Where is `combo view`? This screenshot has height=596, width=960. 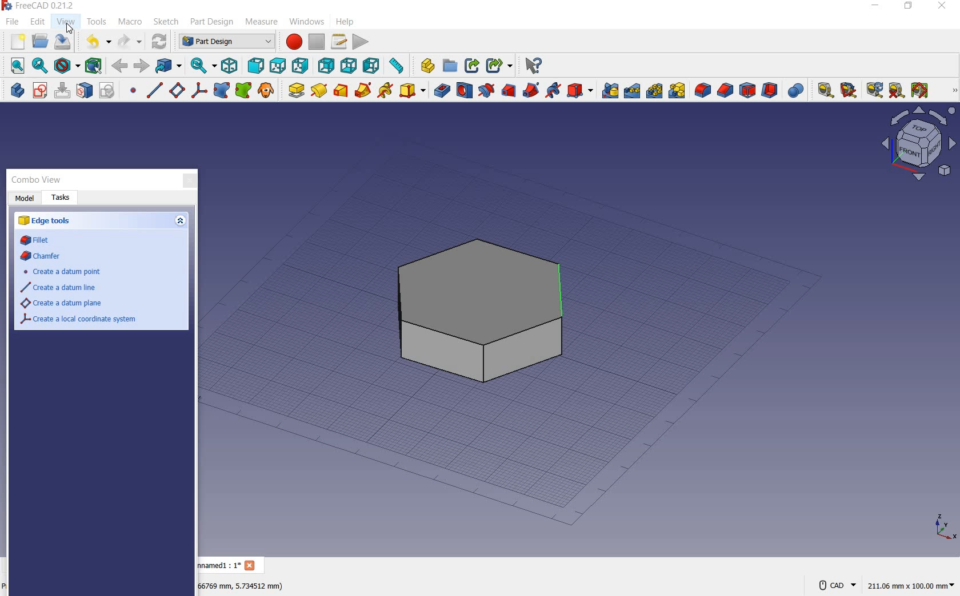 combo view is located at coordinates (41, 180).